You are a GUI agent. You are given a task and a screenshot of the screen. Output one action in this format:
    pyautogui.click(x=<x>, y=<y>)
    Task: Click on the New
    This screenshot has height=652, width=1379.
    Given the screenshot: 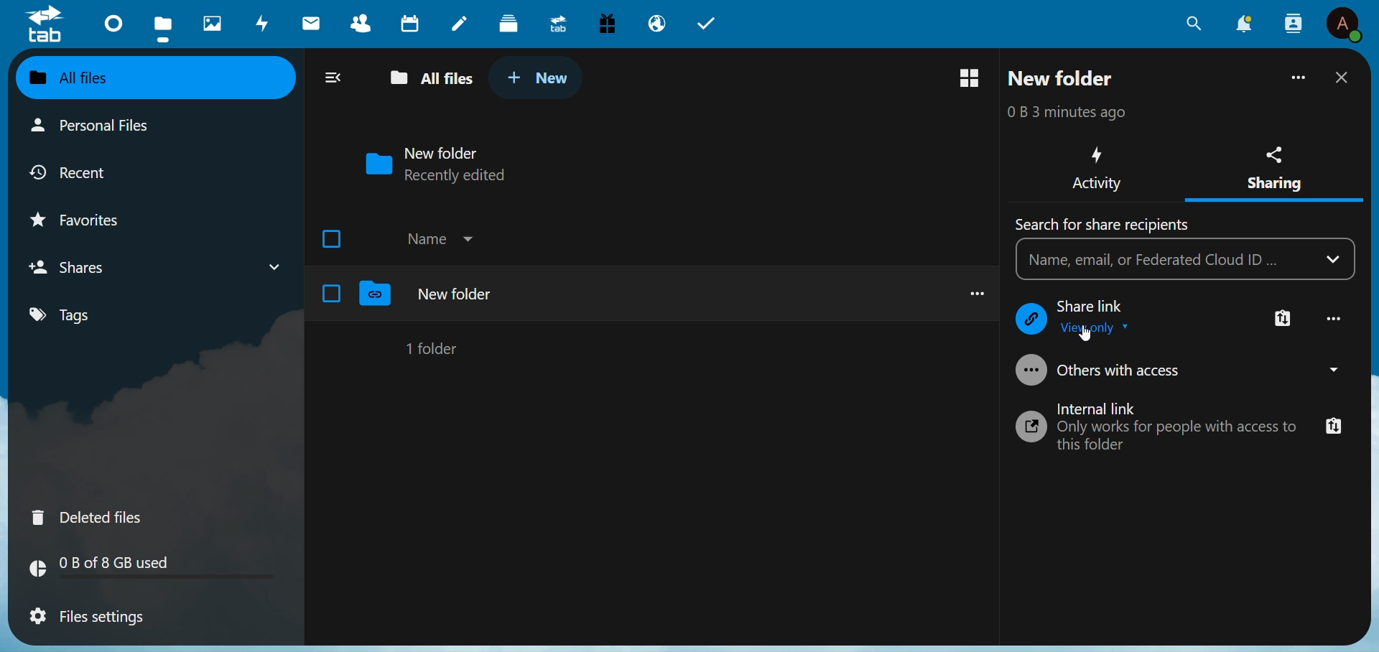 What is the action you would take?
    pyautogui.click(x=539, y=76)
    